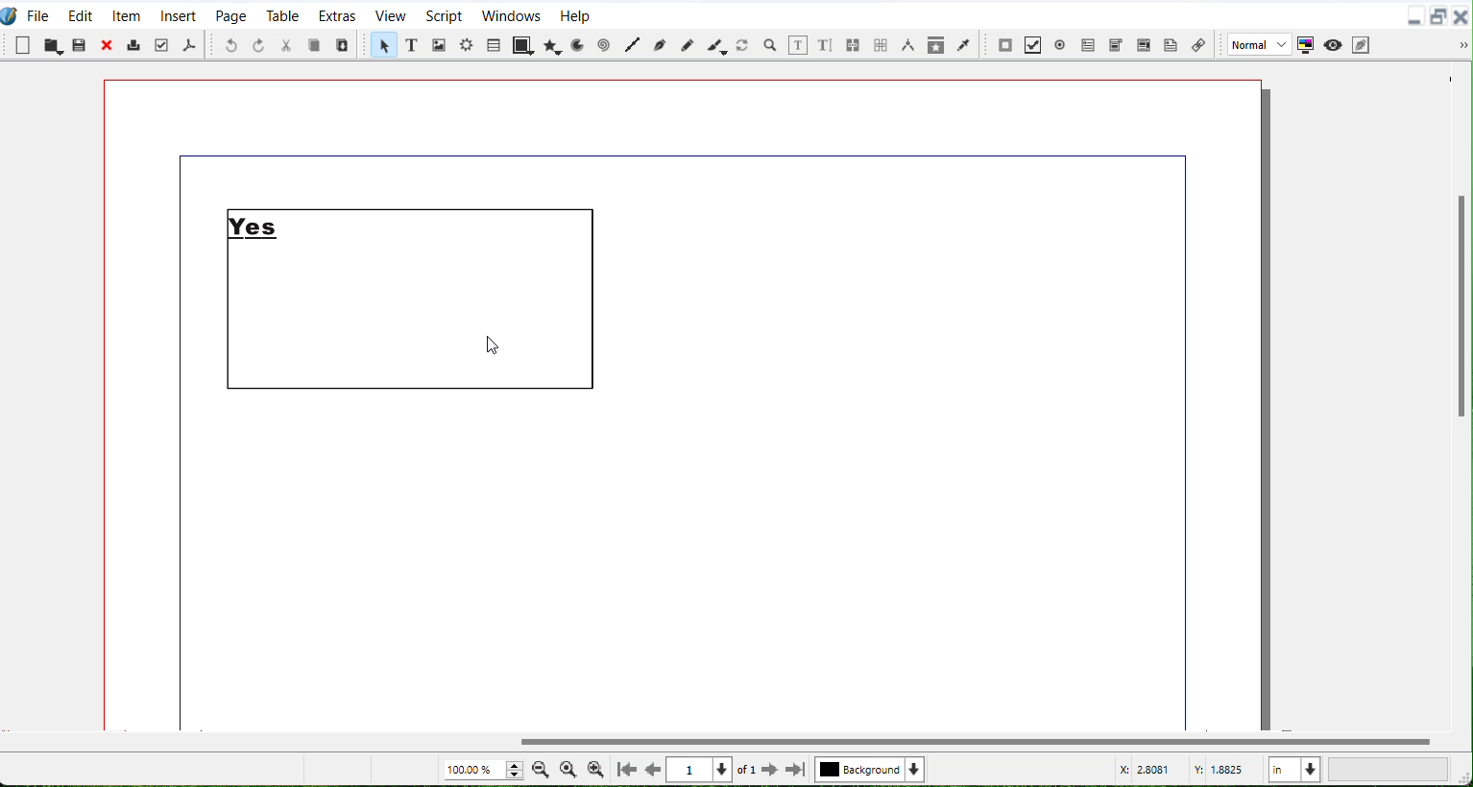 Image resolution: width=1473 pixels, height=787 pixels. I want to click on Shape, so click(521, 46).